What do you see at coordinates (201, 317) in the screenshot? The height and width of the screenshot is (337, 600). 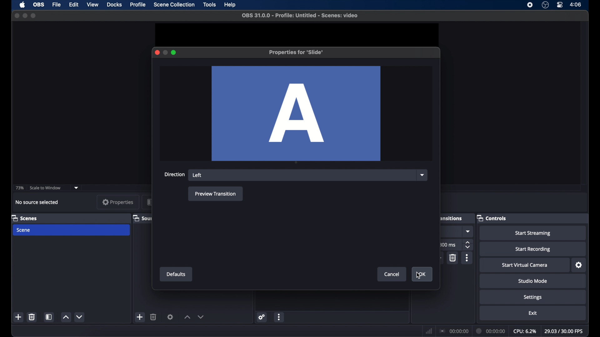 I see `decrement` at bounding box center [201, 317].